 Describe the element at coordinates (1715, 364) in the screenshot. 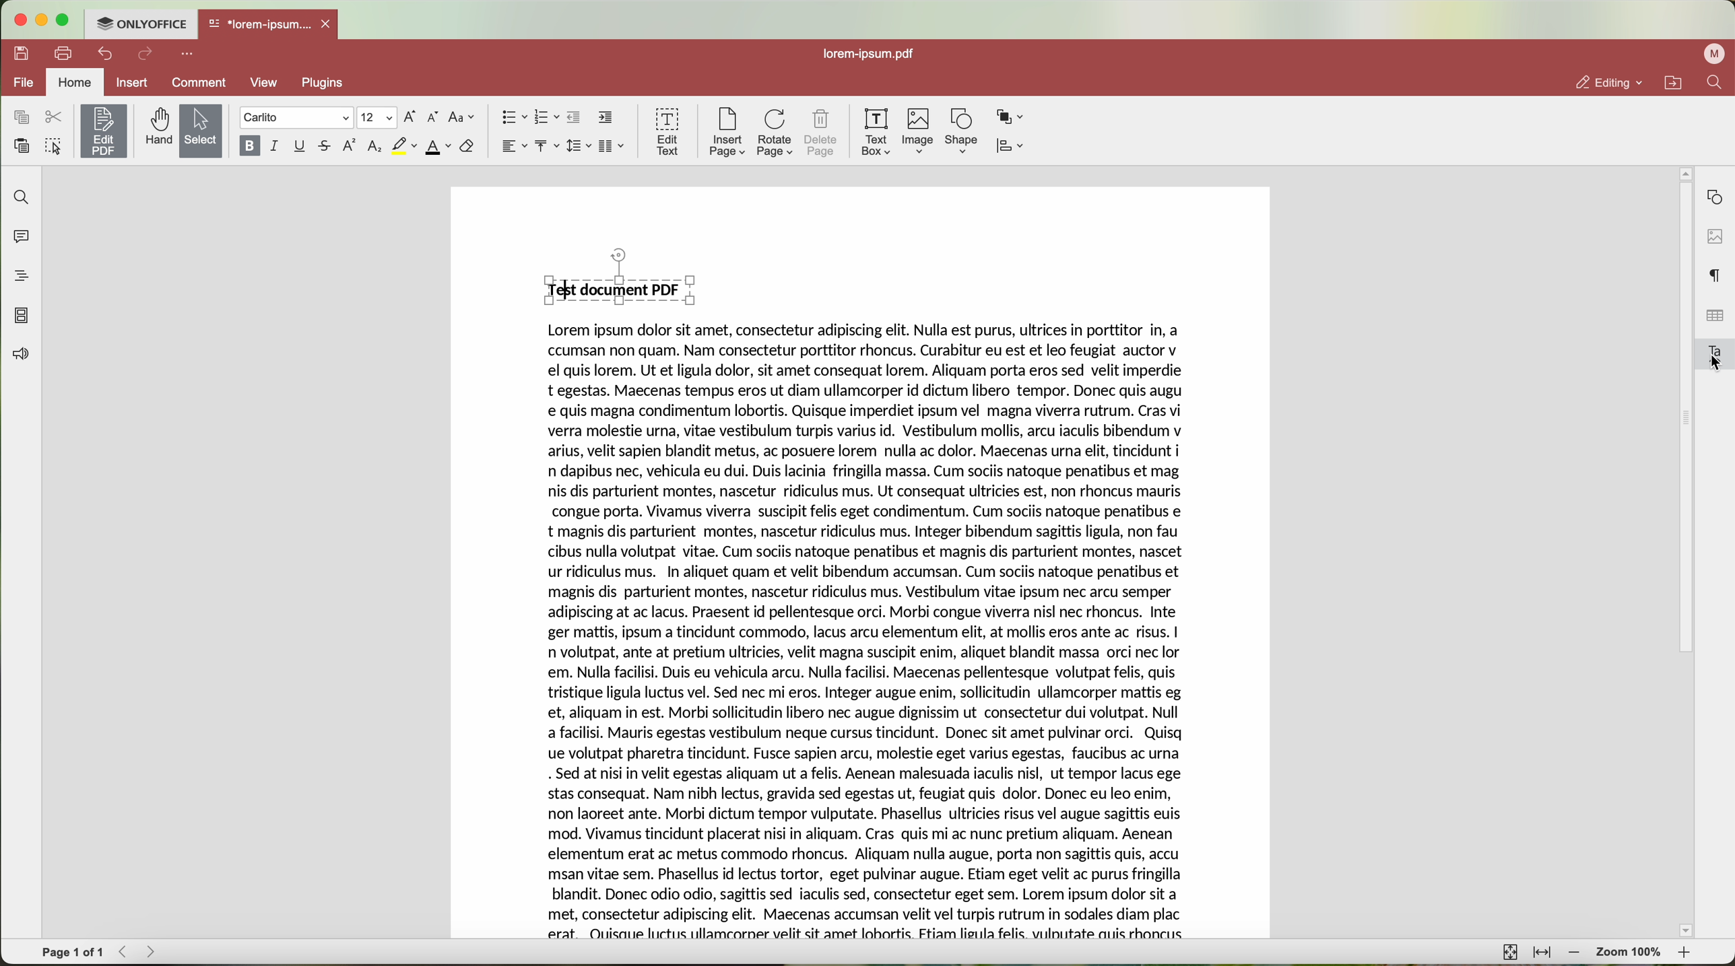

I see `cursor` at that location.